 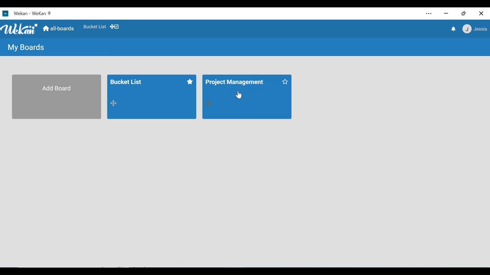 I want to click on notifications, so click(x=452, y=30).